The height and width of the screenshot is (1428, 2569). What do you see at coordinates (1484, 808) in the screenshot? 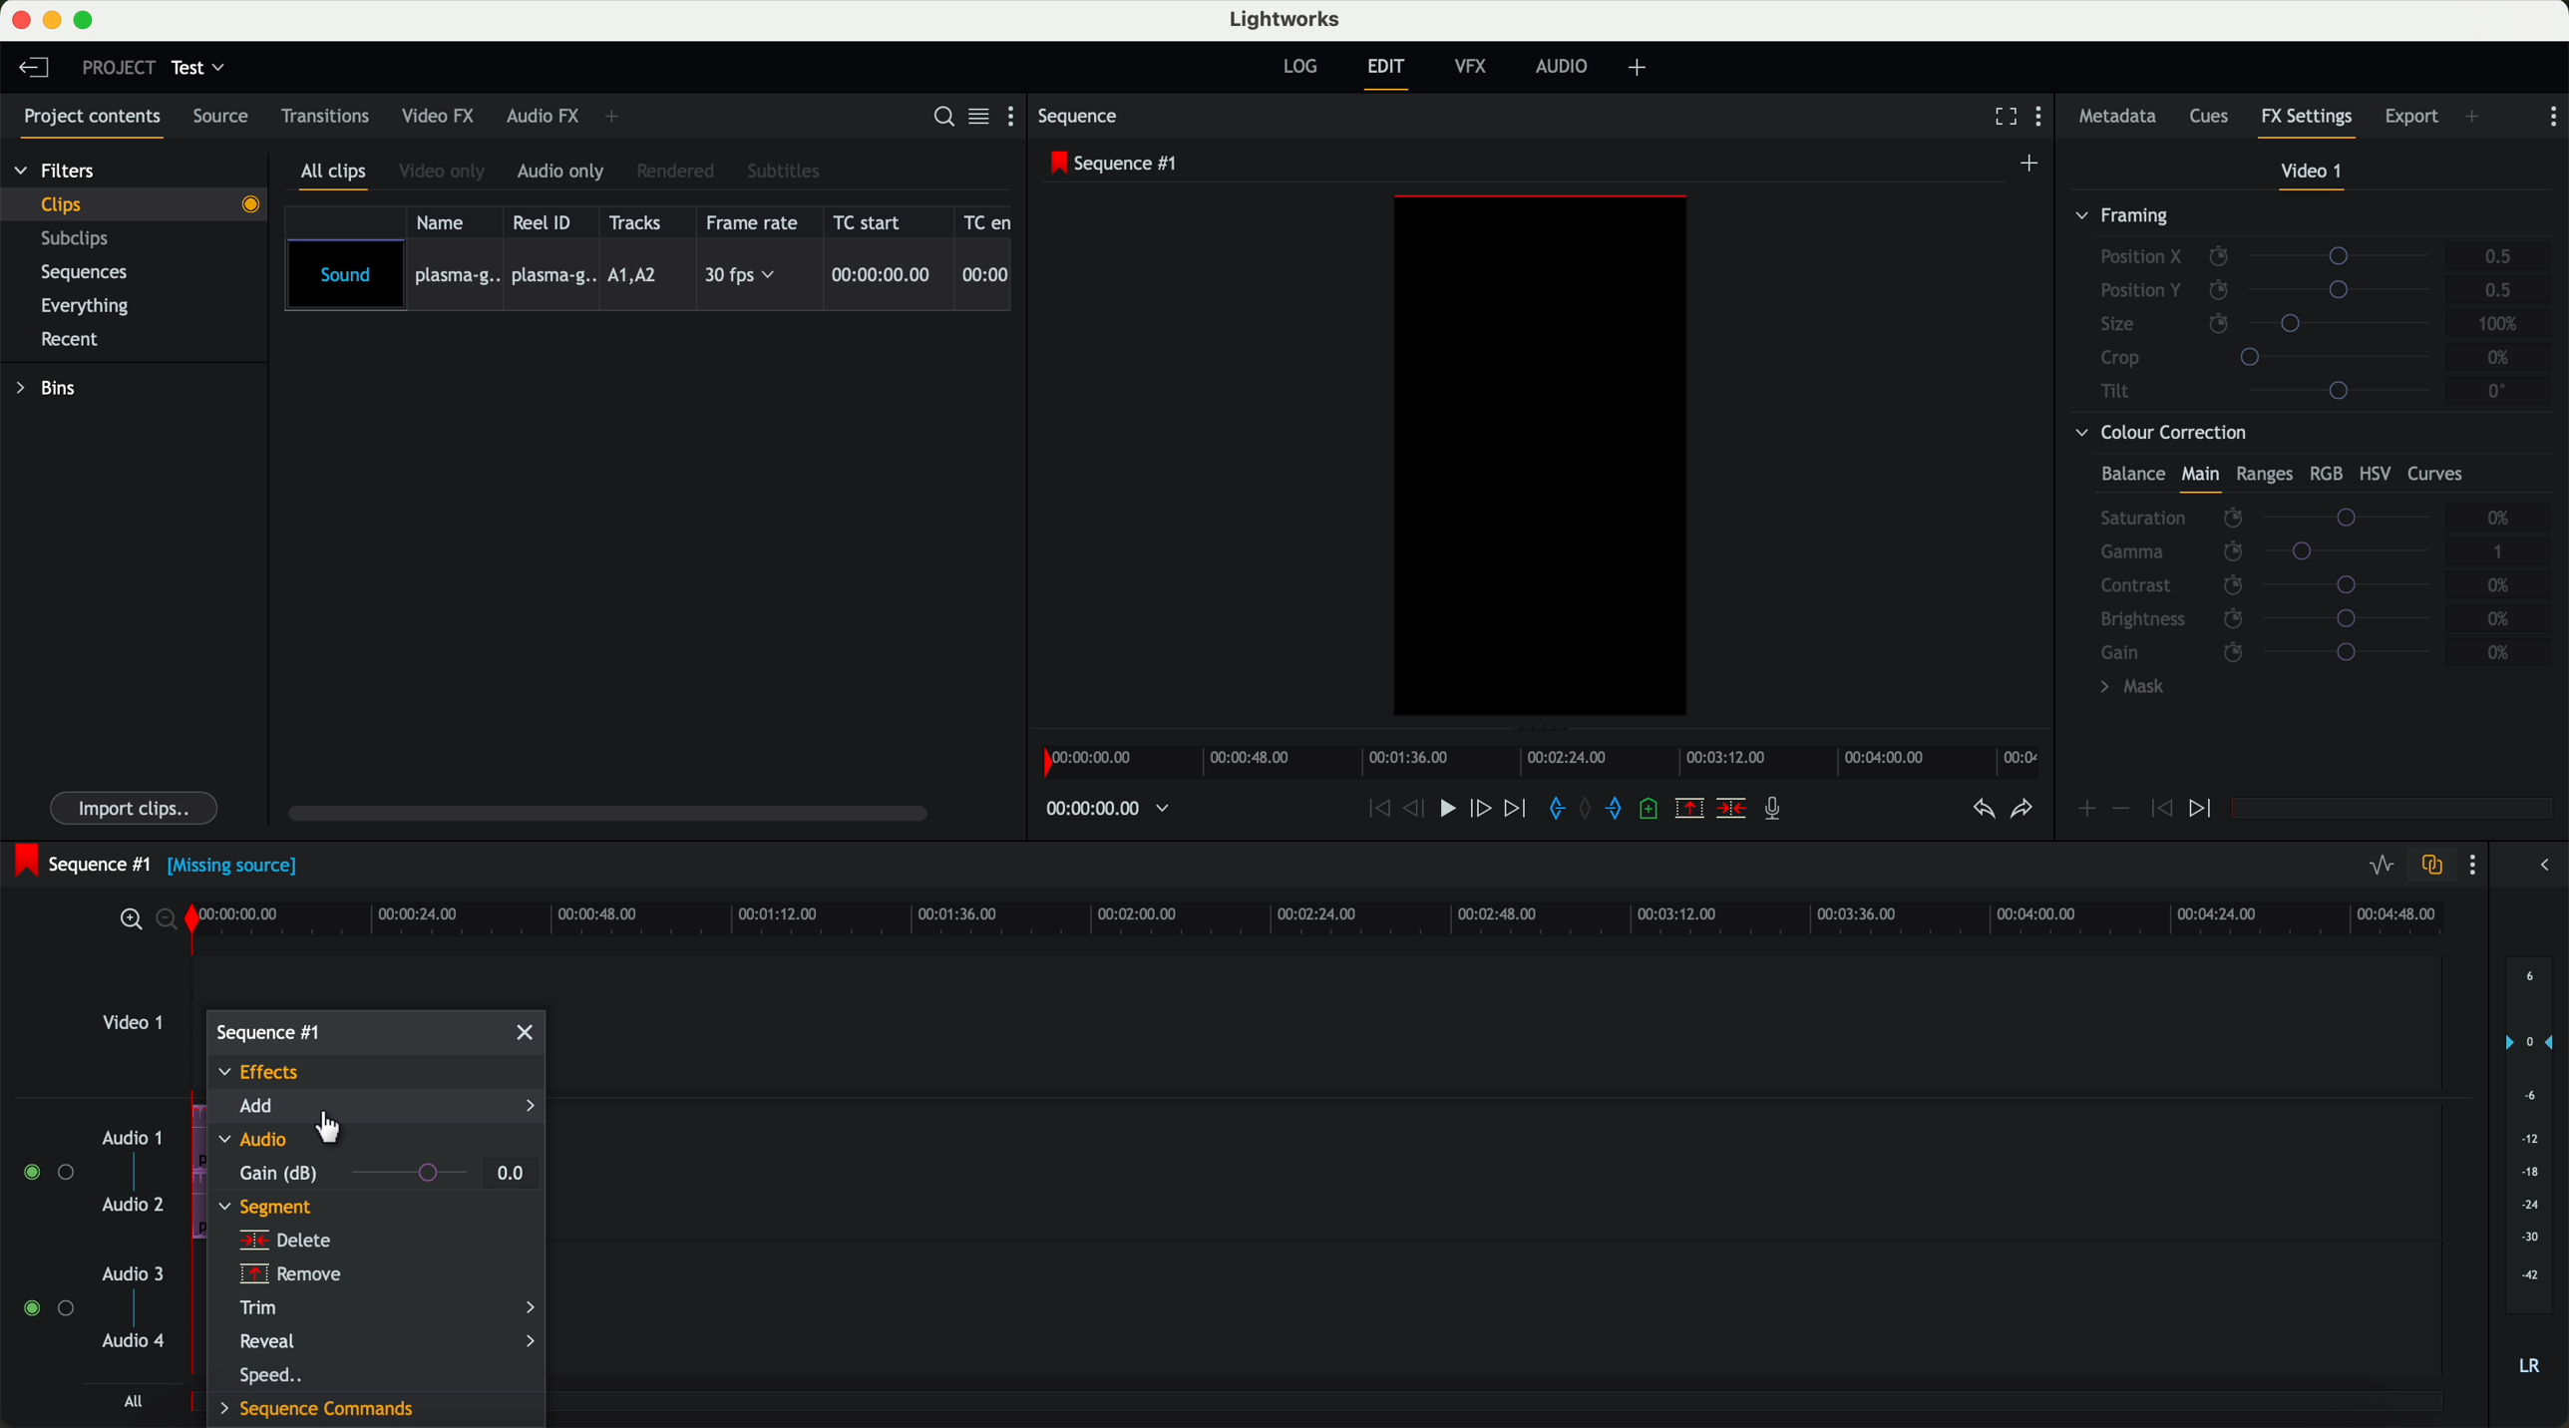
I see `nudge one frame foward` at bounding box center [1484, 808].